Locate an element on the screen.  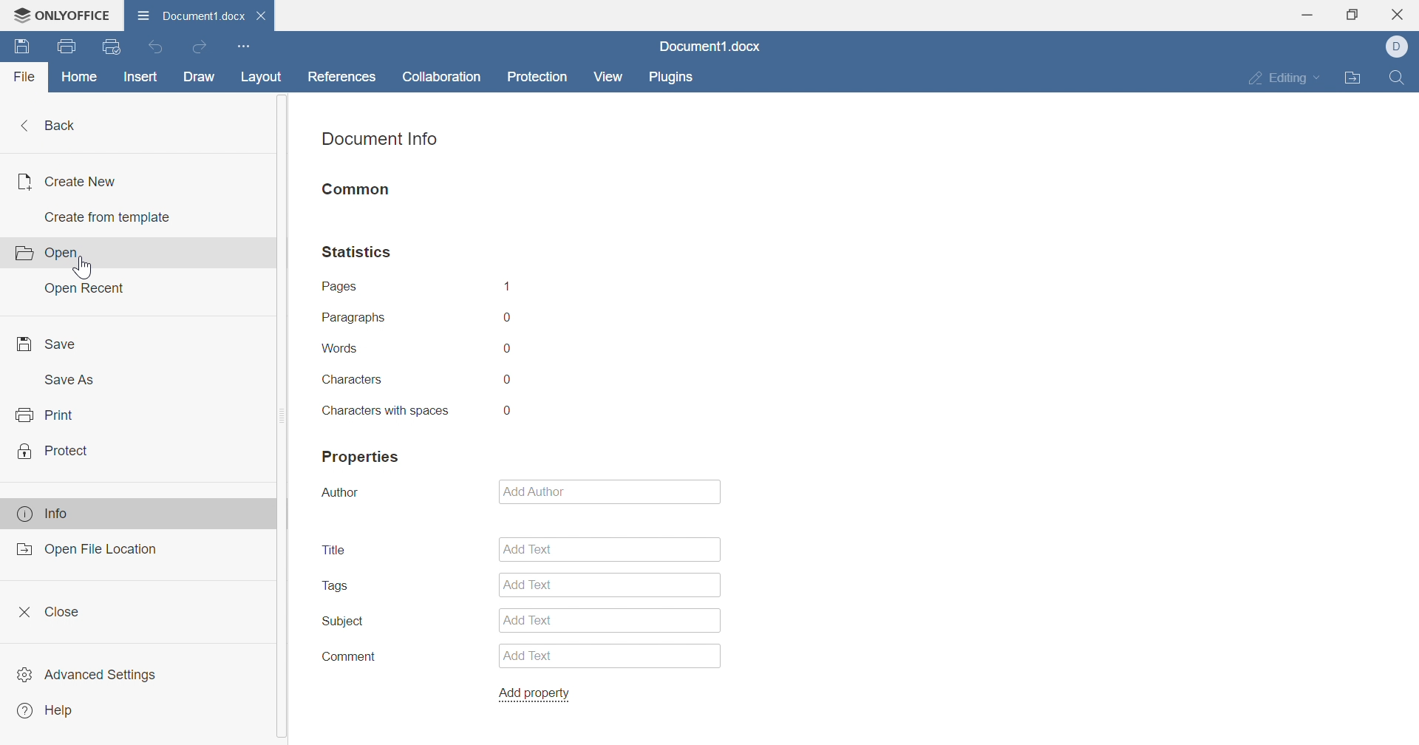
close is located at coordinates (50, 613).